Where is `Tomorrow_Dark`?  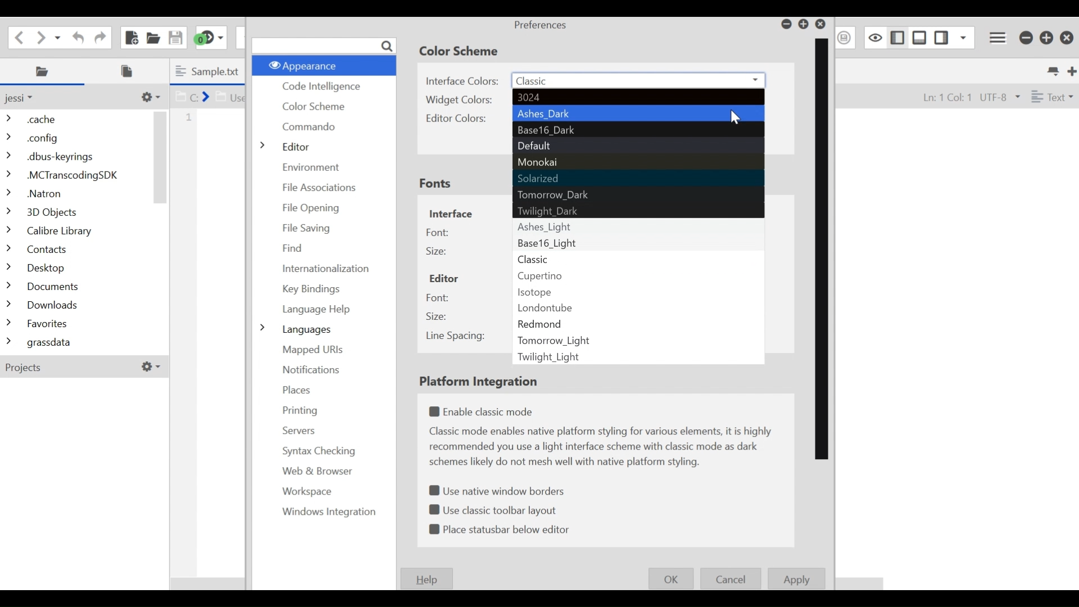
Tomorrow_Dark is located at coordinates (638, 196).